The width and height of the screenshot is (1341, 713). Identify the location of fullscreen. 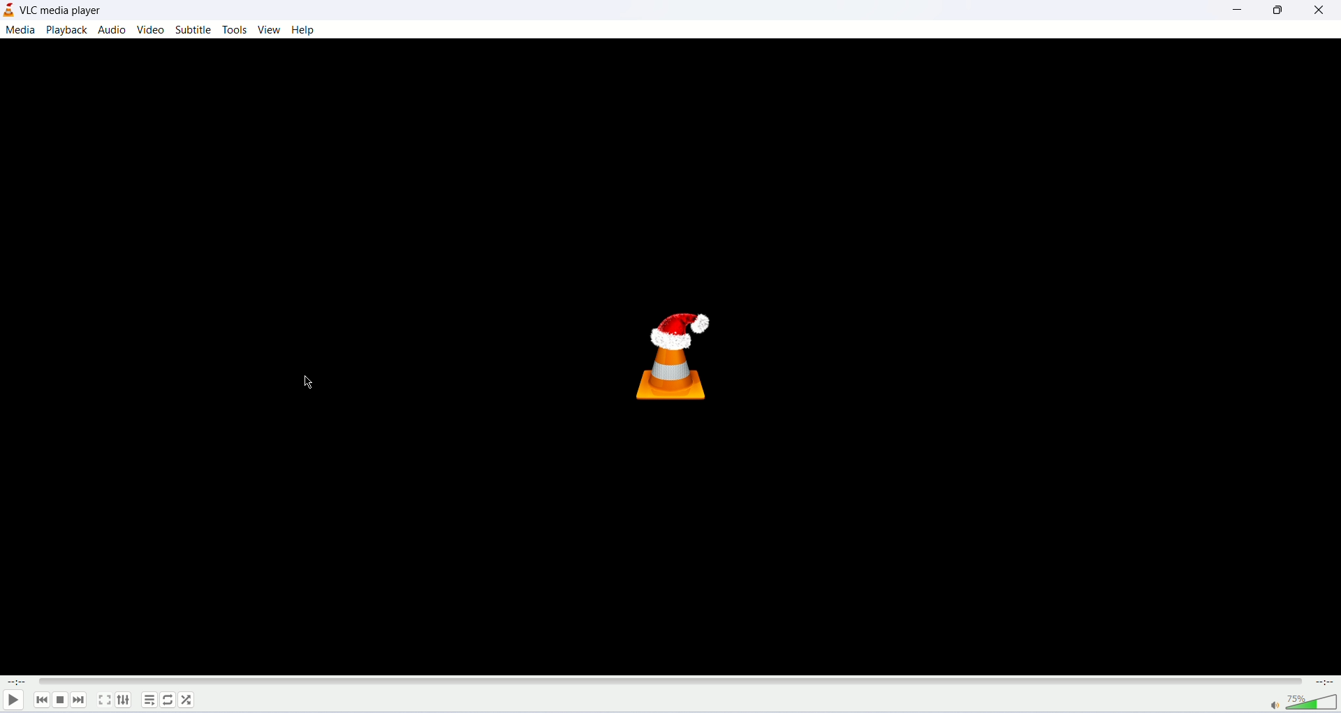
(103, 700).